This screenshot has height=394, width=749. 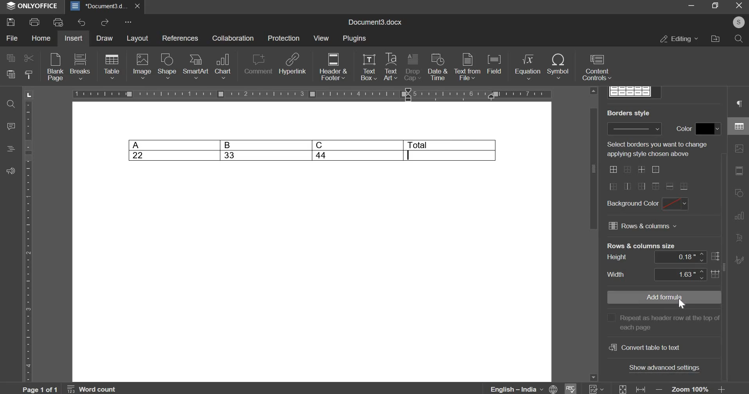 What do you see at coordinates (526, 67) in the screenshot?
I see `equation` at bounding box center [526, 67].